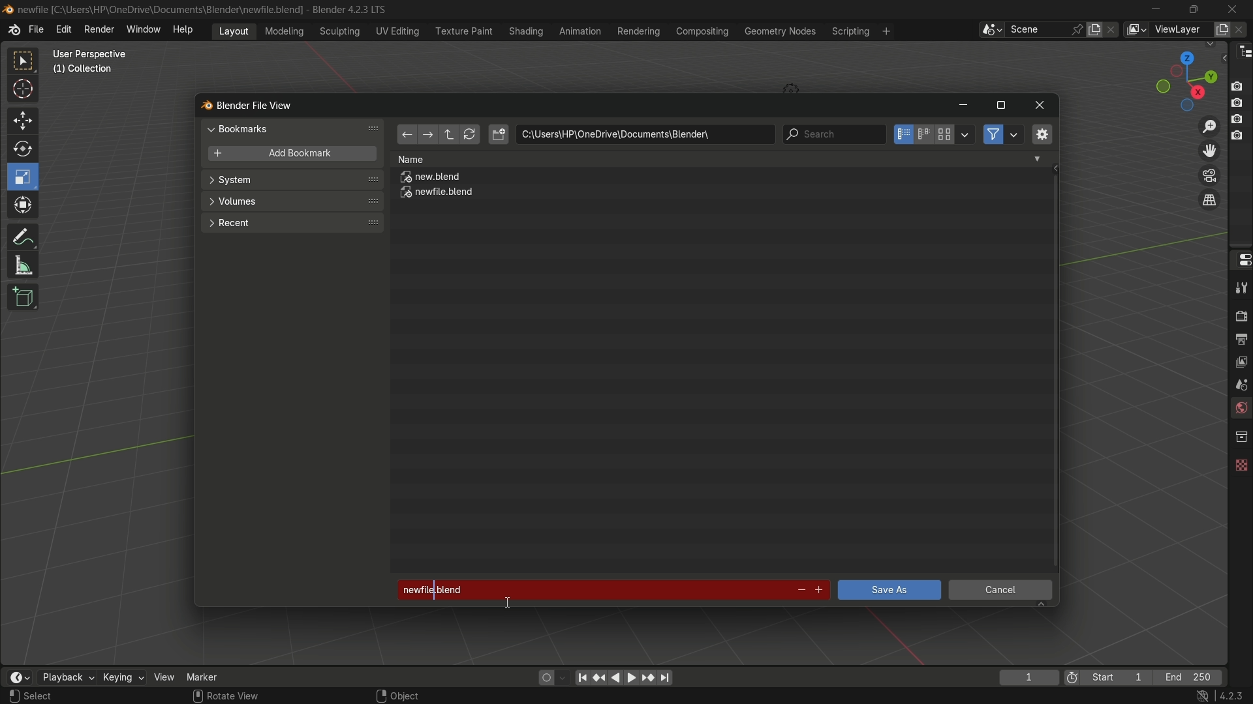  Describe the element at coordinates (1240, 409) in the screenshot. I see `world` at that location.